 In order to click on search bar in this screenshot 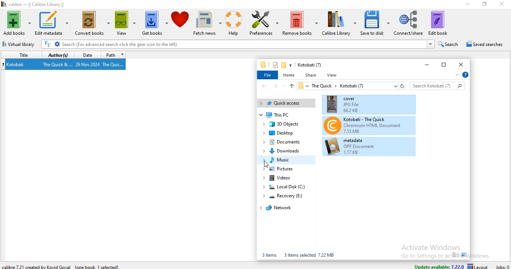, I will do `click(437, 85)`.